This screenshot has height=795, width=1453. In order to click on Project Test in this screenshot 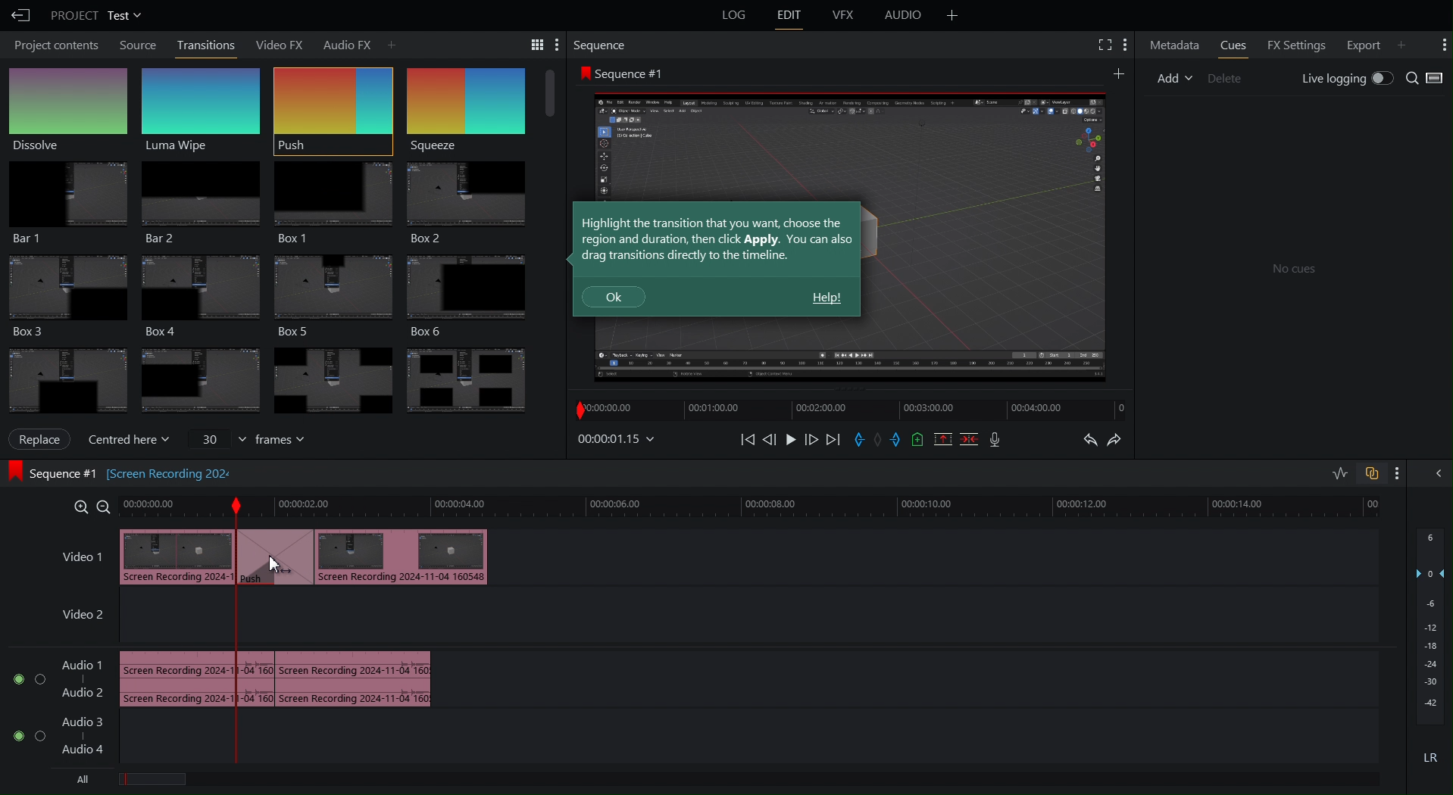, I will do `click(95, 15)`.